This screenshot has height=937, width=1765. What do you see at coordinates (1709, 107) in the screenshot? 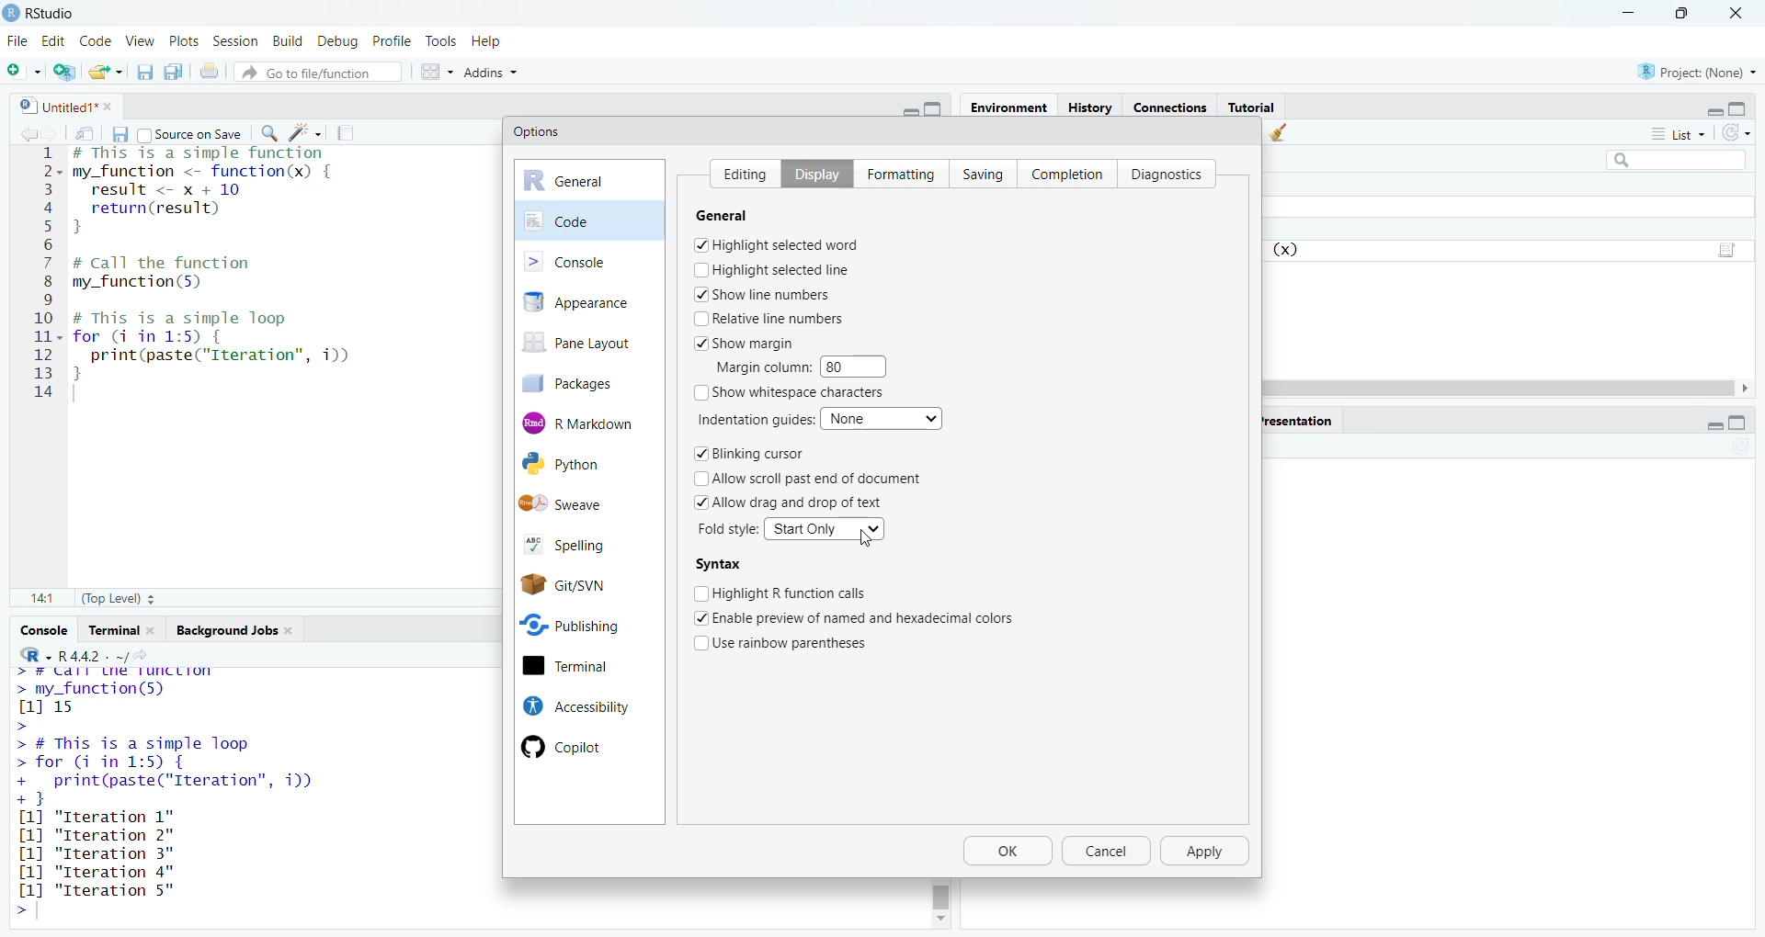
I see `minimize` at bounding box center [1709, 107].